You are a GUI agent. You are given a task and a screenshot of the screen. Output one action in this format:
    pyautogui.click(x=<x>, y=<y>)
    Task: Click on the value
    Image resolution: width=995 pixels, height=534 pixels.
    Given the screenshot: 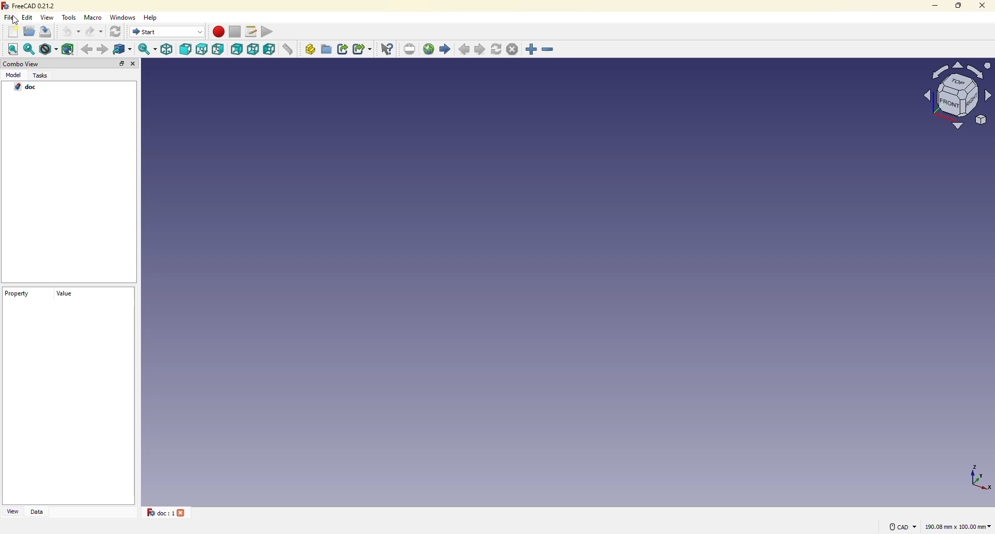 What is the action you would take?
    pyautogui.click(x=63, y=297)
    